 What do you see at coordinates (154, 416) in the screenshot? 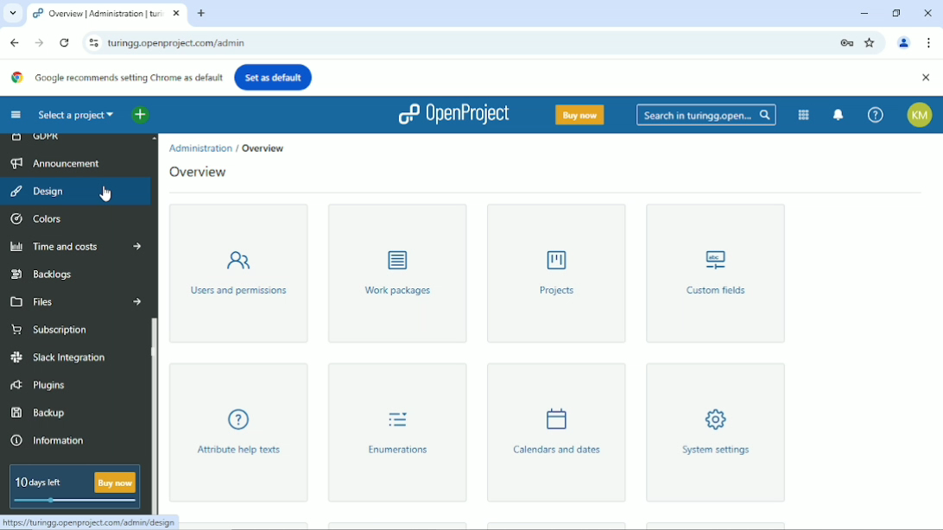
I see `vertical scrollbar` at bounding box center [154, 416].